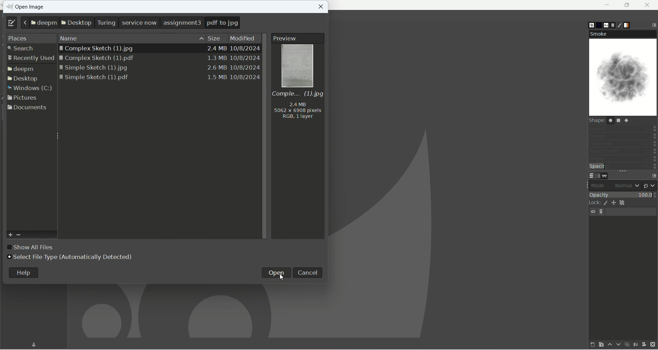 This screenshot has height=350, width=658. Describe the element at coordinates (592, 345) in the screenshot. I see `create a new layer and add it to image` at that location.